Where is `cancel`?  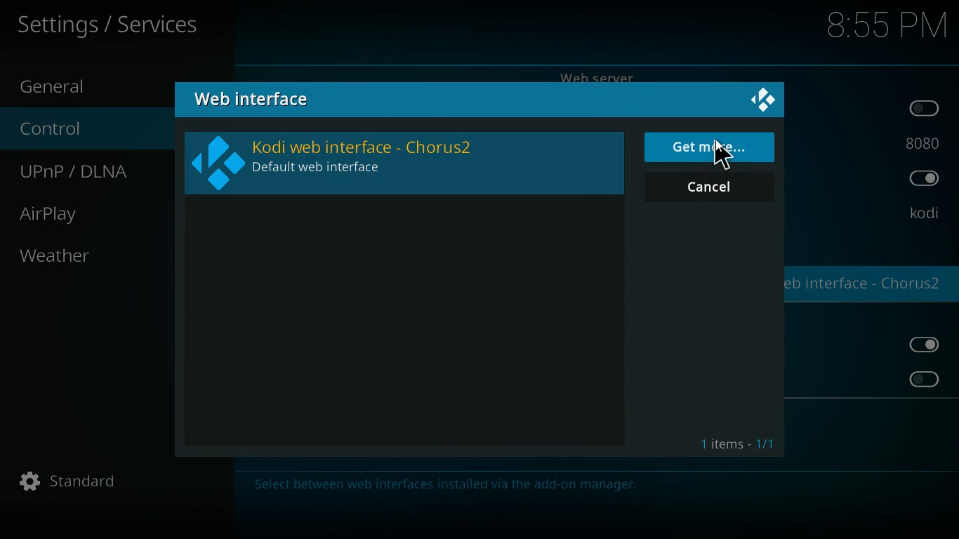 cancel is located at coordinates (709, 187).